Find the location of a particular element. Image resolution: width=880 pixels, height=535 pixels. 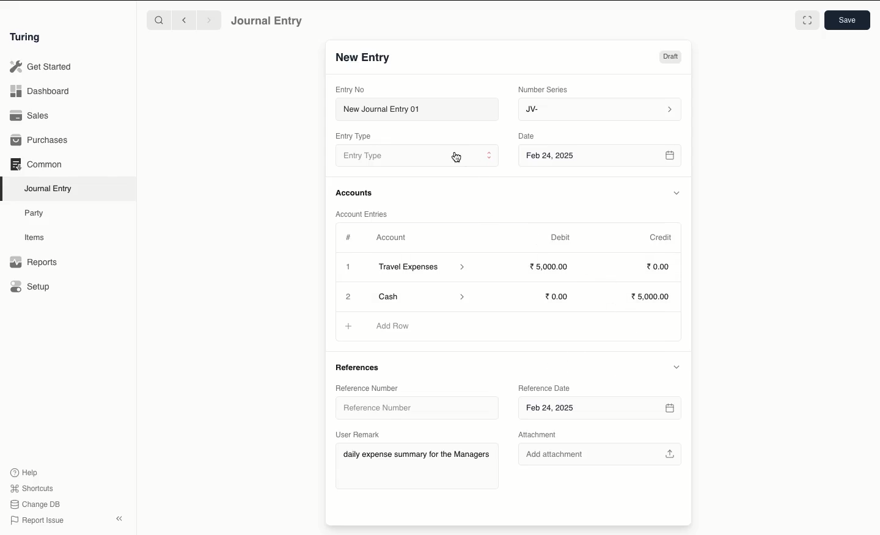

Accounts is located at coordinates (355, 193).